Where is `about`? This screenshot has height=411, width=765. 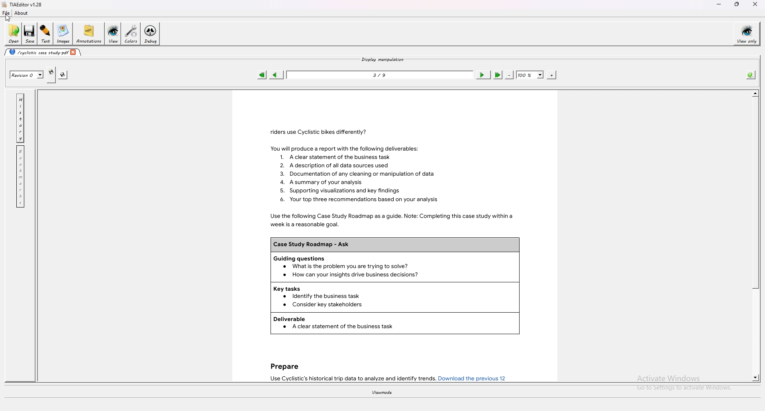
about is located at coordinates (21, 13).